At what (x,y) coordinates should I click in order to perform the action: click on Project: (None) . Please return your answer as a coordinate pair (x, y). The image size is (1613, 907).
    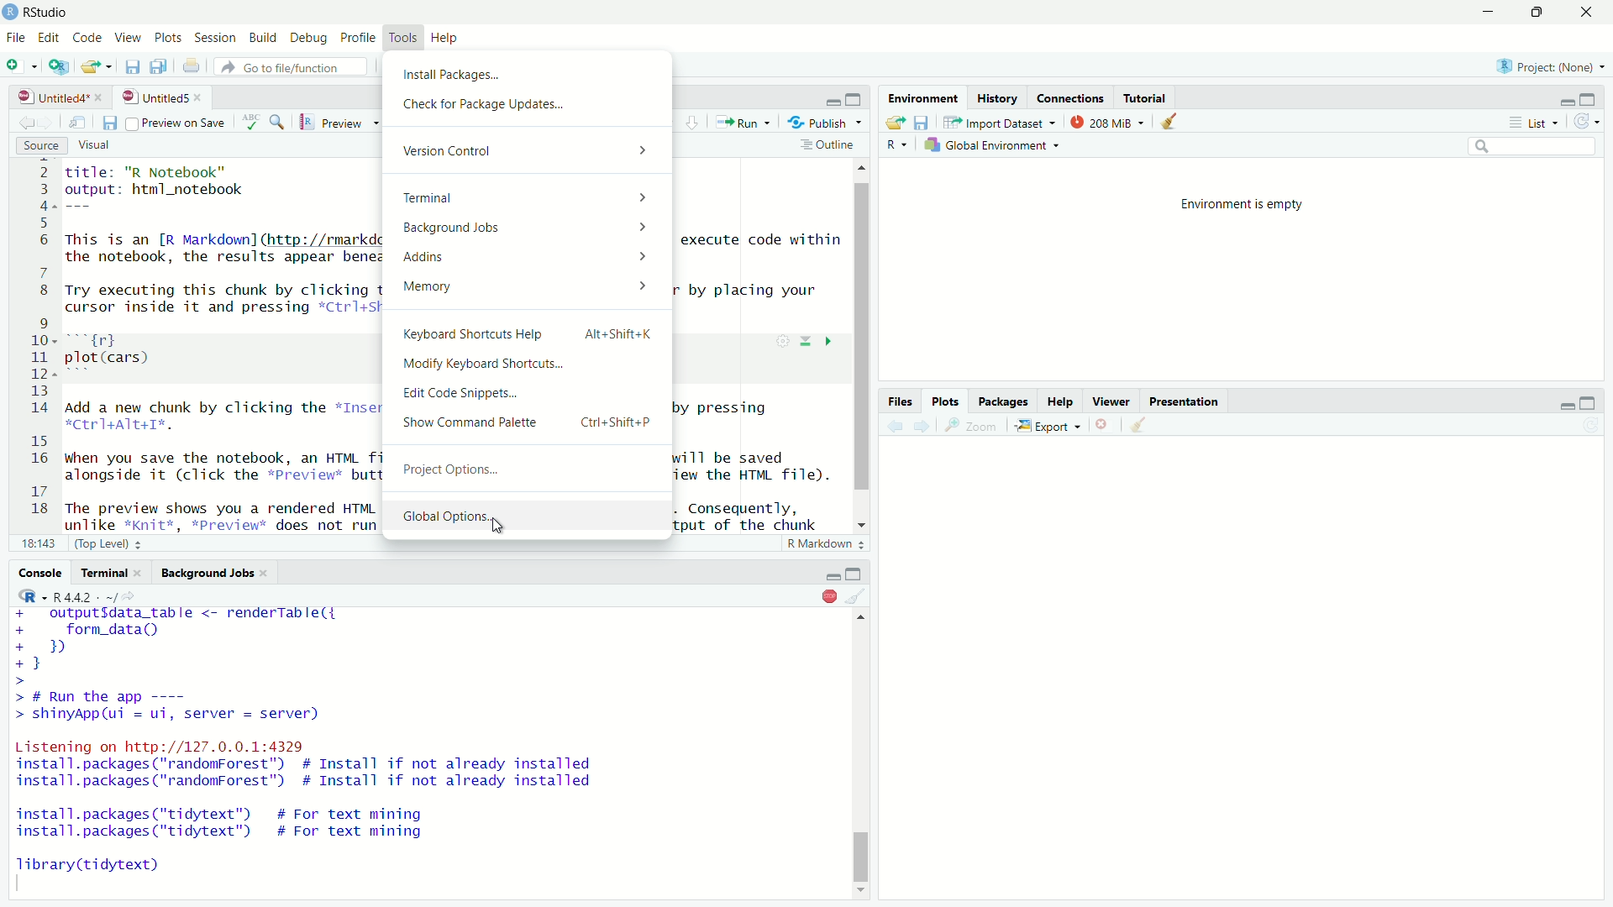
    Looking at the image, I should click on (1546, 65).